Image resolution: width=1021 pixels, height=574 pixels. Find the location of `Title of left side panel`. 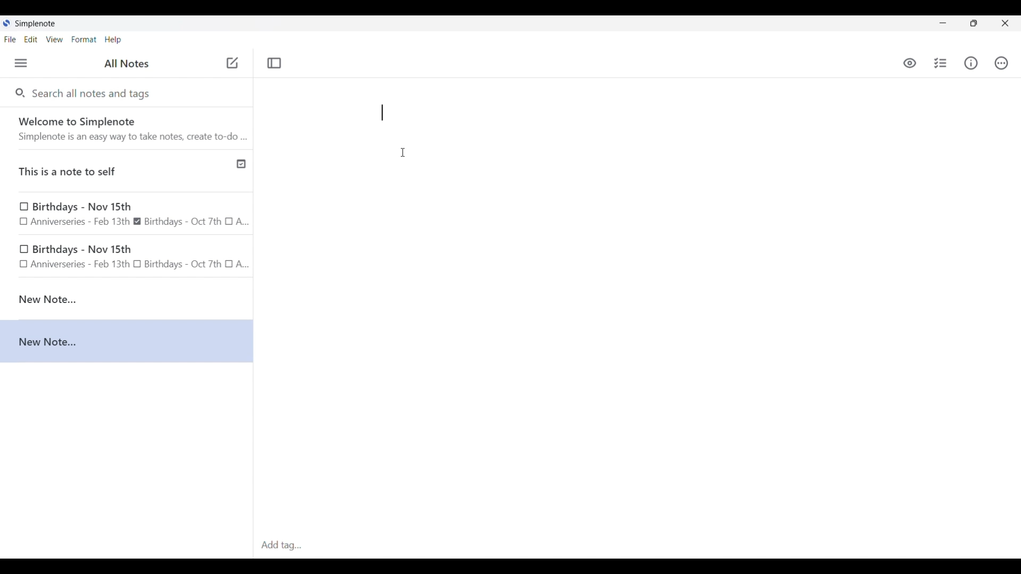

Title of left side panel is located at coordinates (127, 64).